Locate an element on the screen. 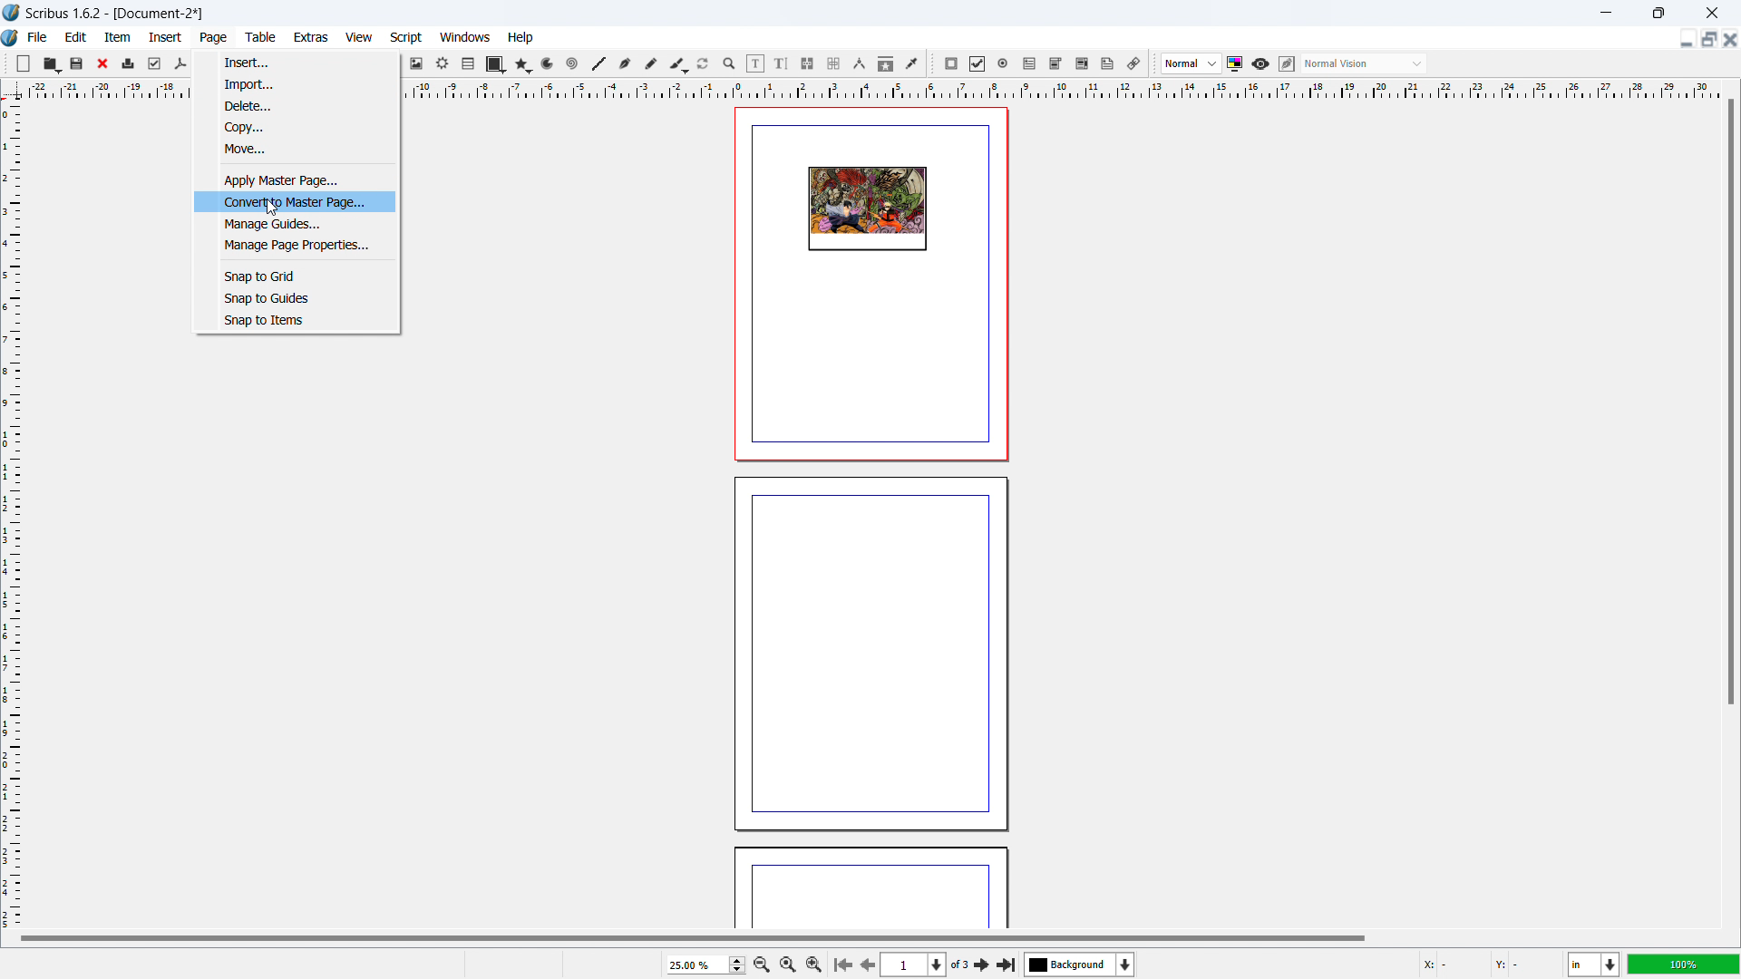 This screenshot has width=1741, height=979. zoom in/out is located at coordinates (730, 64).